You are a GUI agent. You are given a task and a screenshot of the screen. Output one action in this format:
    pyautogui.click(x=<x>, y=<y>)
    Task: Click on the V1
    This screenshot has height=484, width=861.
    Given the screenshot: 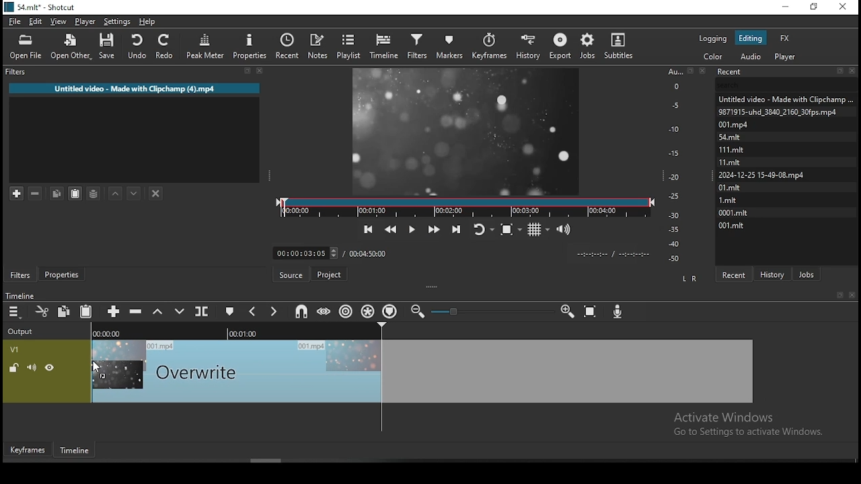 What is the action you would take?
    pyautogui.click(x=15, y=350)
    